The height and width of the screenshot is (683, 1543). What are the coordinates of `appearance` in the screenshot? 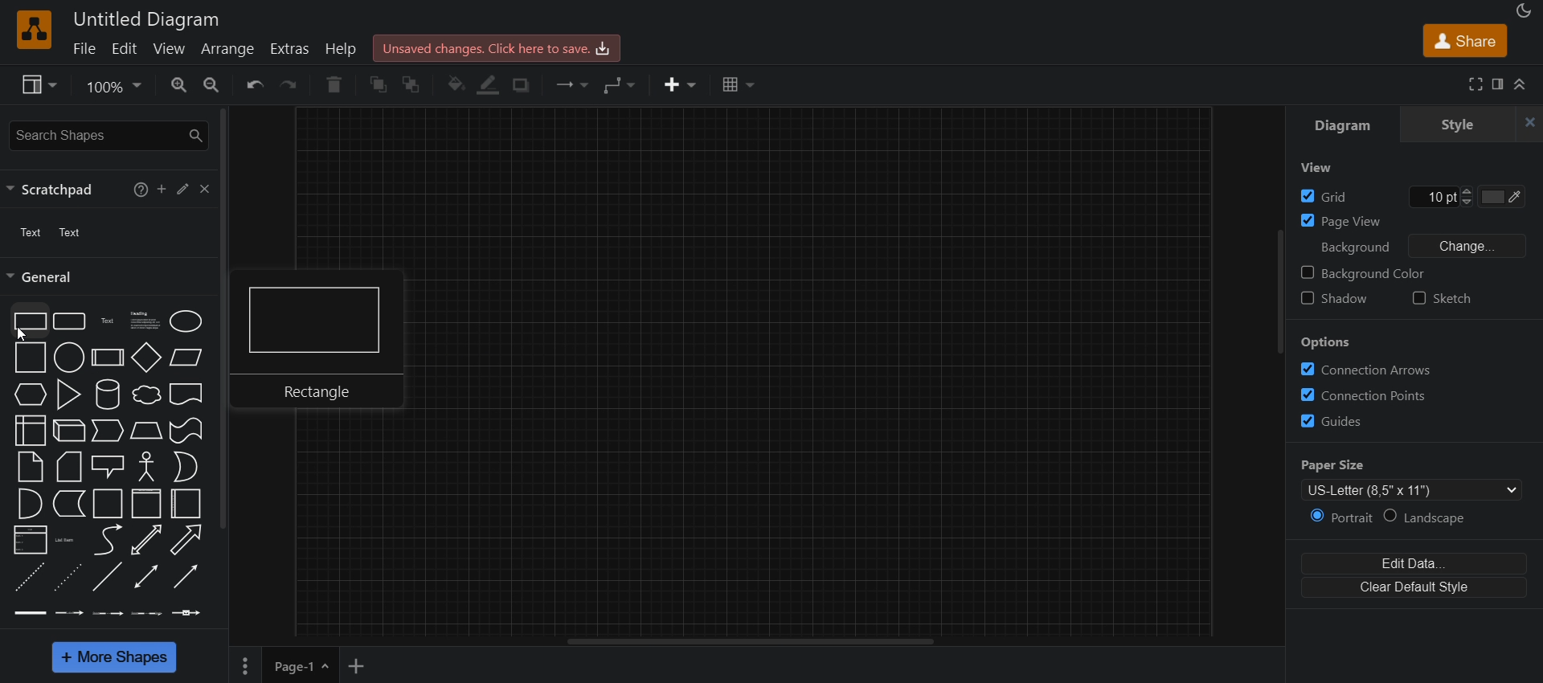 It's located at (1524, 10).